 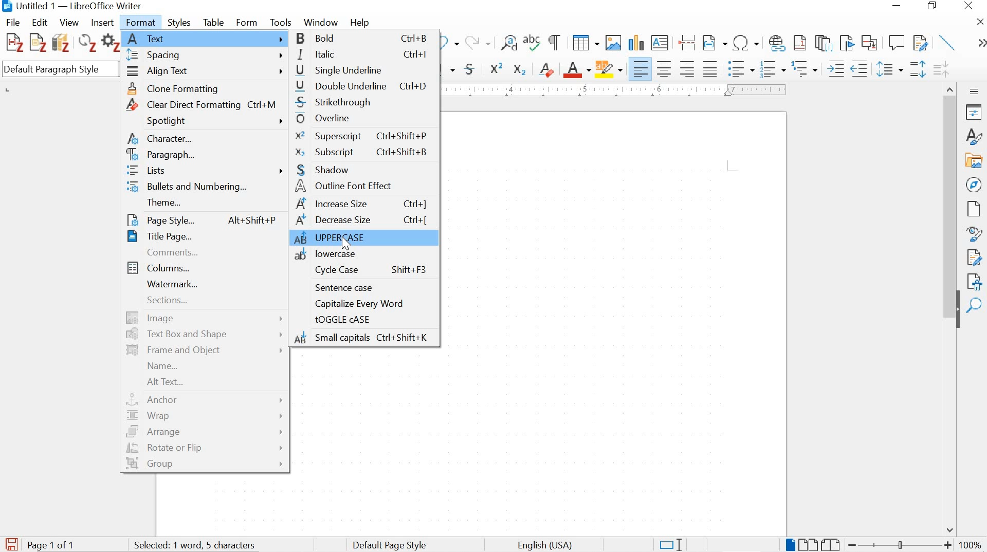 What do you see at coordinates (917, 70) in the screenshot?
I see `increase paragraph spacing` at bounding box center [917, 70].